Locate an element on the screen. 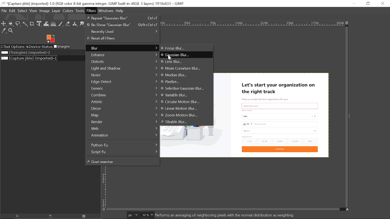 This screenshot has width=390, height=219. Zoom Motion Blur is located at coordinates (184, 115).